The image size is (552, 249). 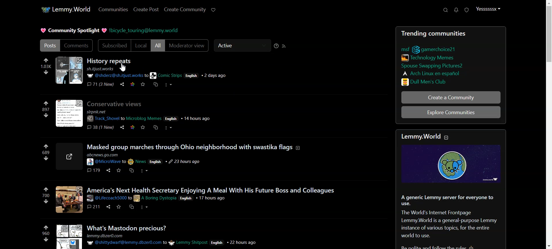 What do you see at coordinates (70, 236) in the screenshot?
I see `Image` at bounding box center [70, 236].